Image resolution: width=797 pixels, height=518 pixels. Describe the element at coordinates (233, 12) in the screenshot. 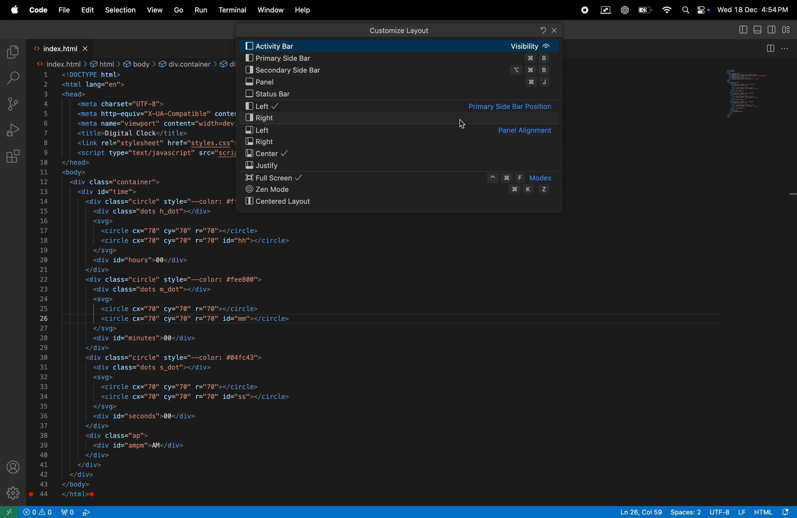

I see `Terminal` at that location.